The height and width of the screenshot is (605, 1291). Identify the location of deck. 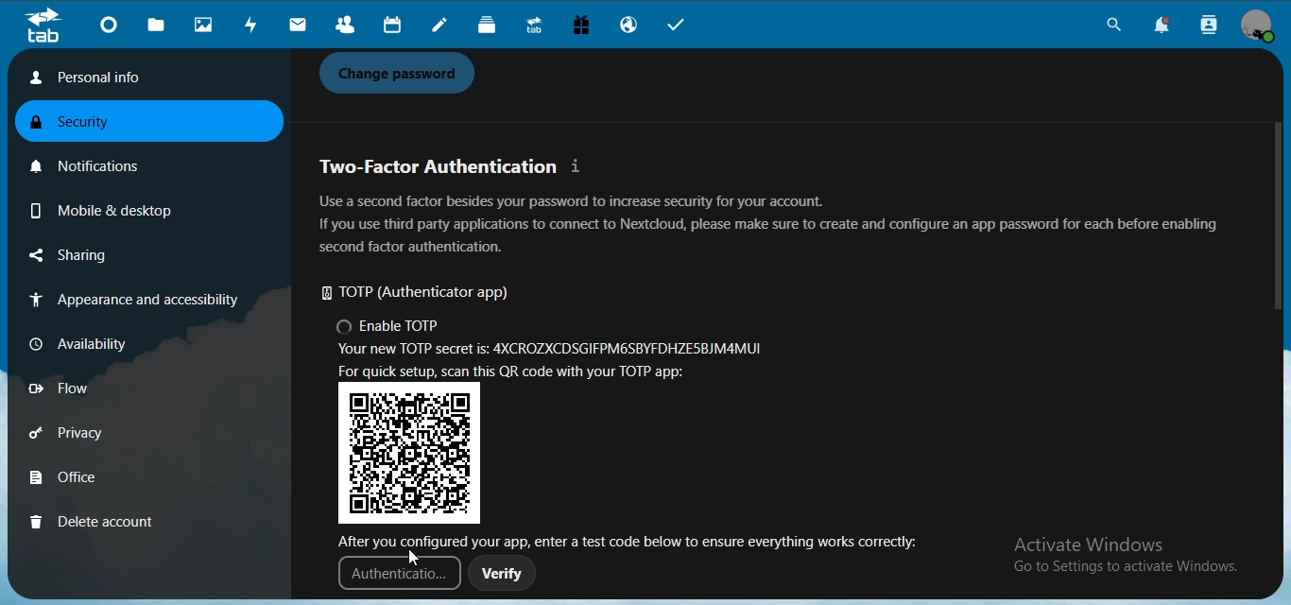
(491, 26).